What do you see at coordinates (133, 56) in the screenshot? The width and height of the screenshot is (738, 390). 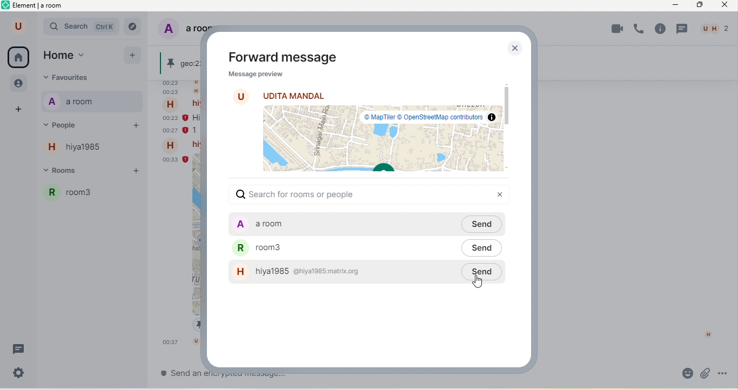 I see `add ` at bounding box center [133, 56].